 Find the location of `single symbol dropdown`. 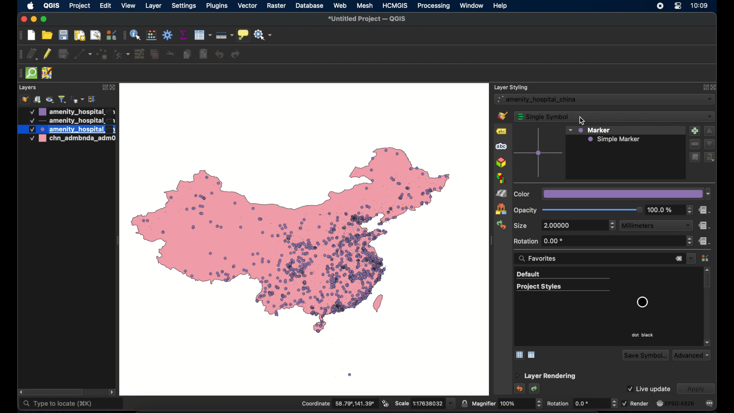

single symbol dropdown is located at coordinates (615, 116).